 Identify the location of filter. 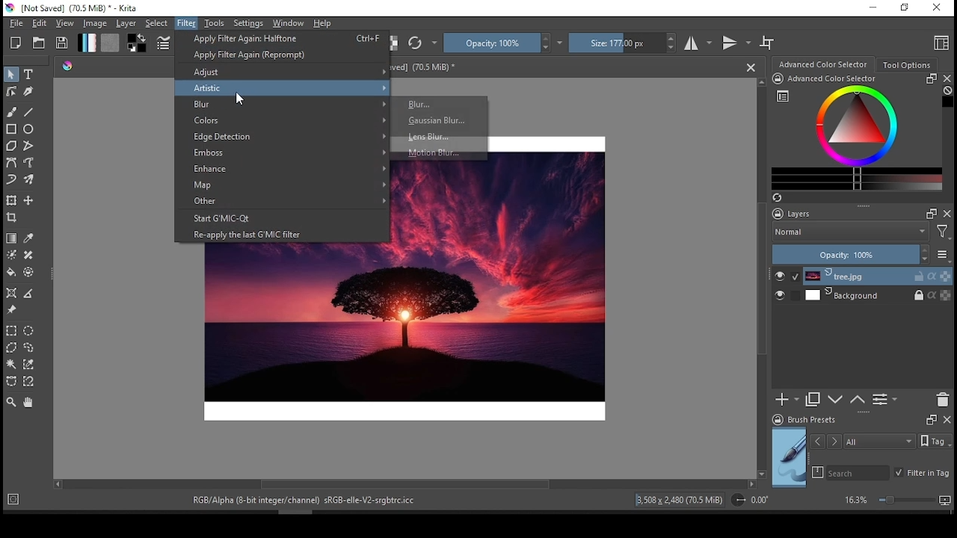
(187, 22).